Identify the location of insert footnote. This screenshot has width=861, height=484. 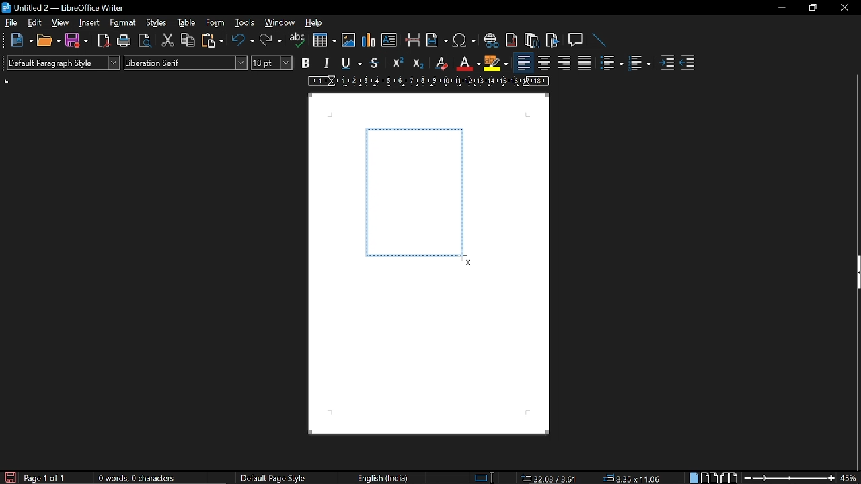
(512, 41).